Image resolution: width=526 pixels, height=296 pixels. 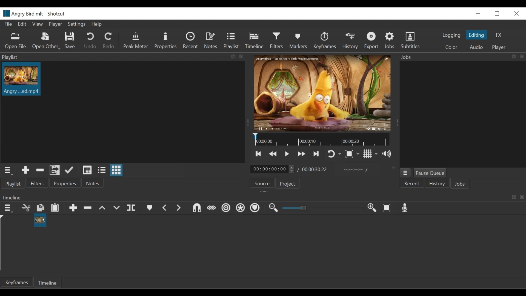 What do you see at coordinates (117, 209) in the screenshot?
I see `Overwrite` at bounding box center [117, 209].